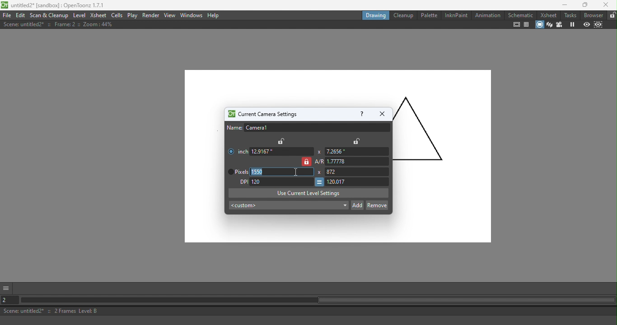  Describe the element at coordinates (262, 114) in the screenshot. I see `Current camera settings` at that location.